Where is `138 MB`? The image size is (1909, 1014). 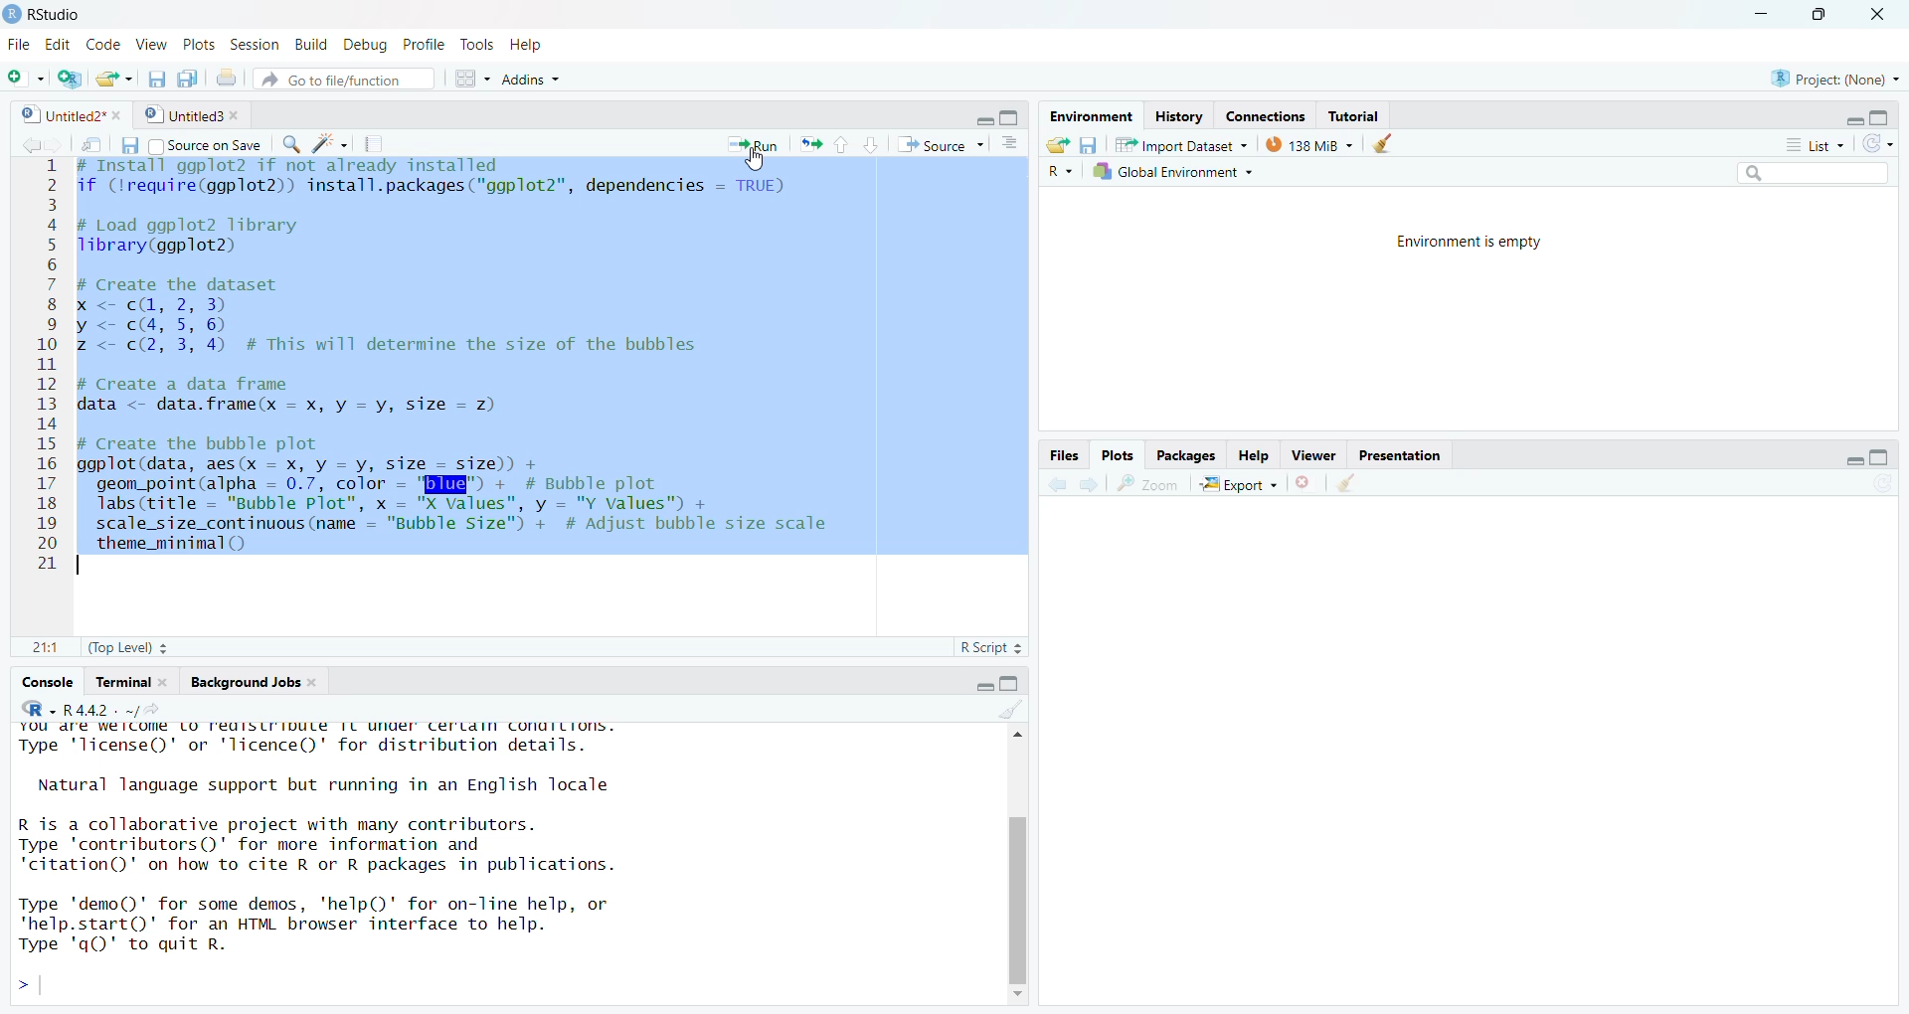 138 MB is located at coordinates (1309, 143).